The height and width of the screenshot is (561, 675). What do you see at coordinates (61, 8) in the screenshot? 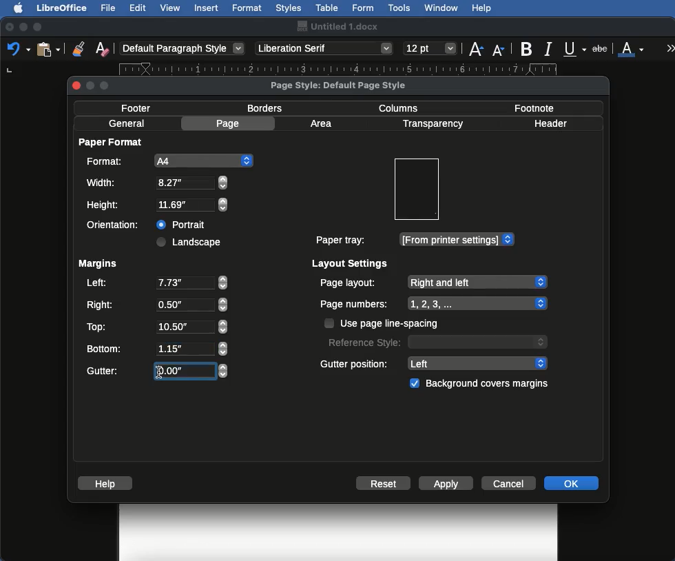
I see `LibreOffice` at bounding box center [61, 8].